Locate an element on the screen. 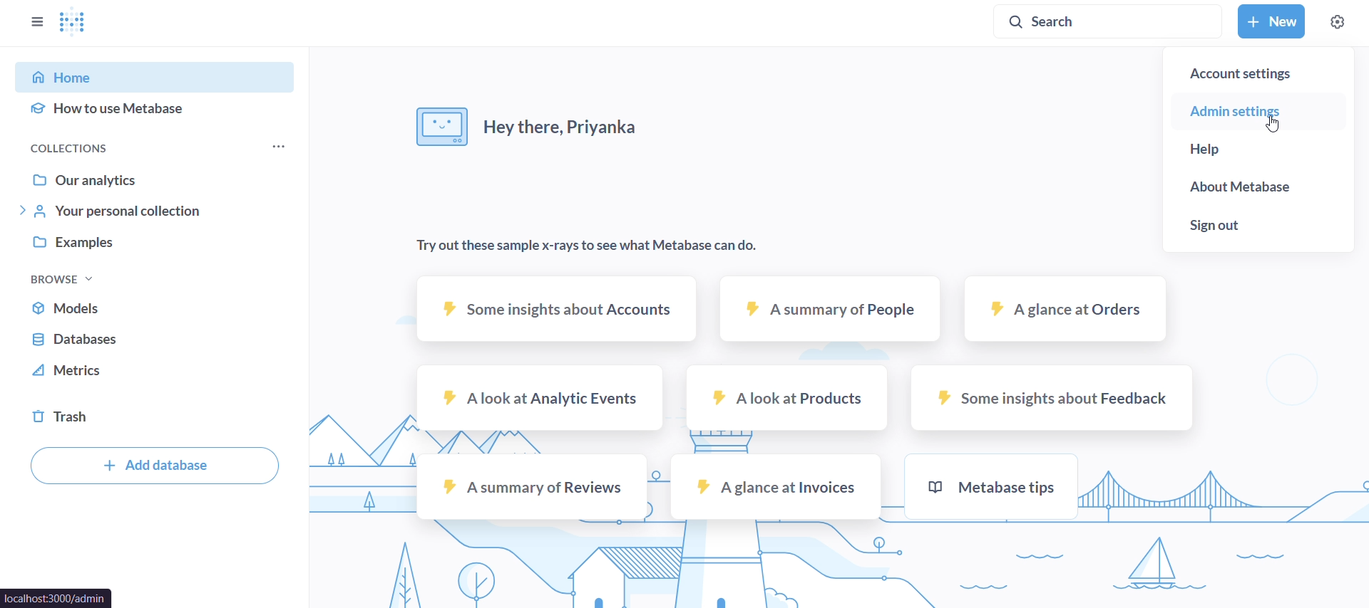 The height and width of the screenshot is (608, 1369). a glance at invoices is located at coordinates (775, 486).